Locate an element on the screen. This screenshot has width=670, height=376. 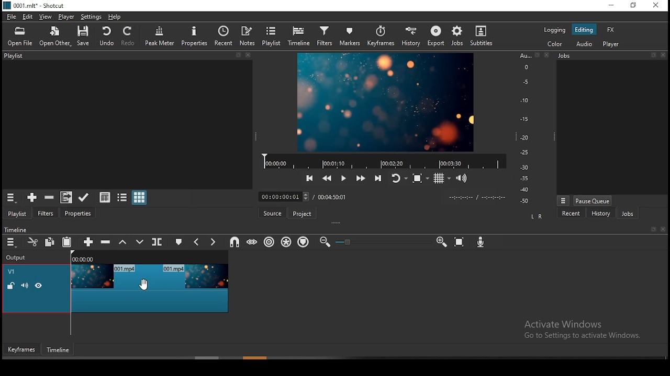
keyframes is located at coordinates (381, 35).